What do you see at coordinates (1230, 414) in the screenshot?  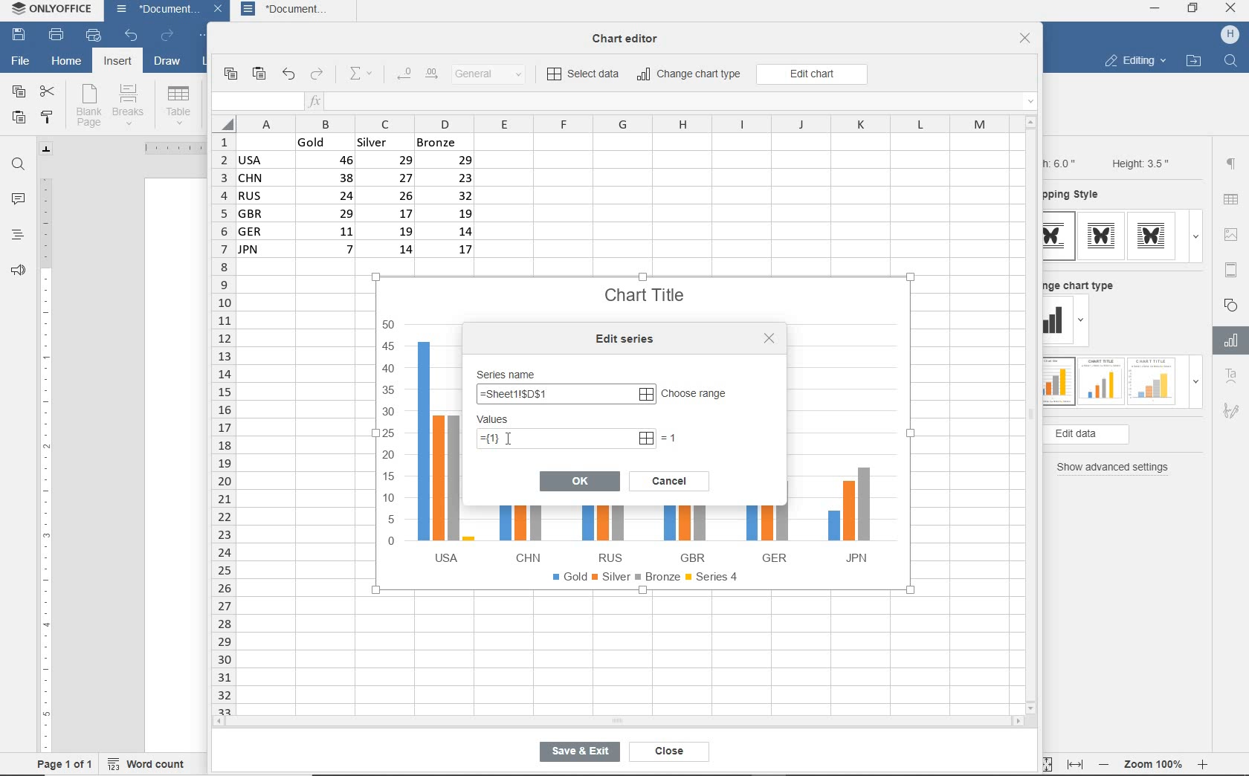 I see `Signature settings` at bounding box center [1230, 414].